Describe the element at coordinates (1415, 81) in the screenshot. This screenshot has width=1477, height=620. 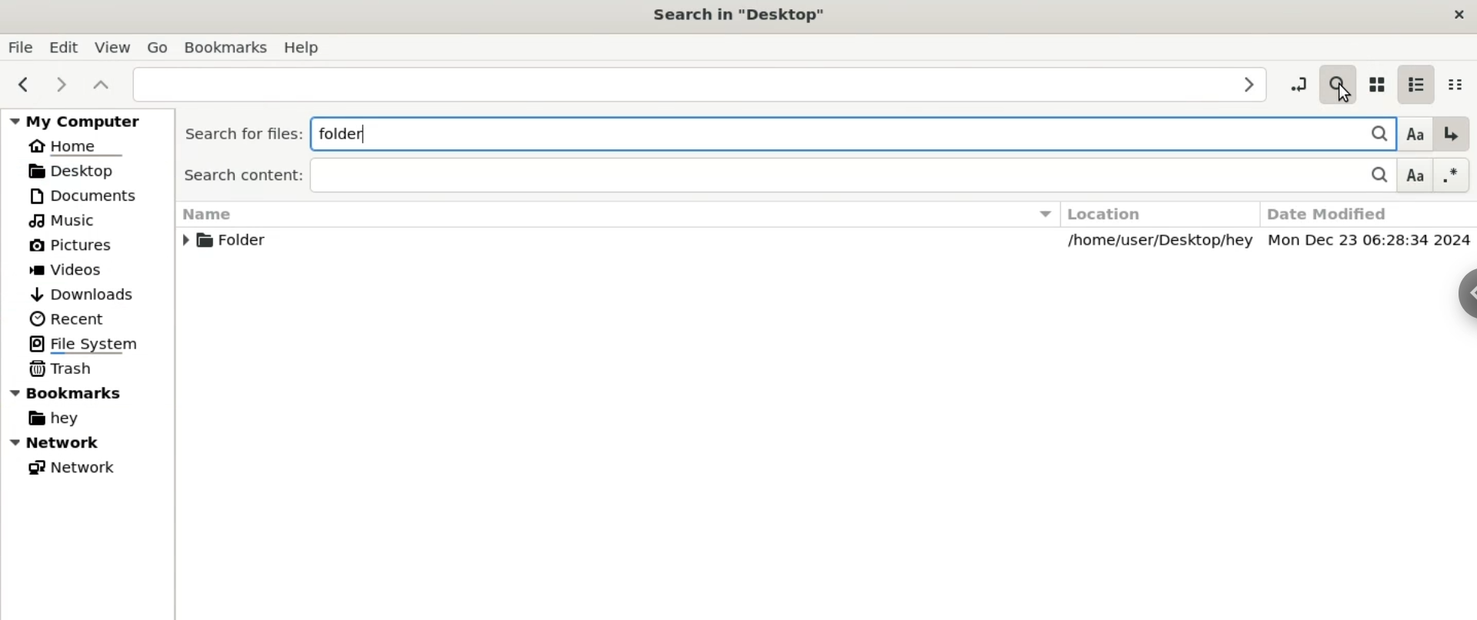
I see `list view` at that location.